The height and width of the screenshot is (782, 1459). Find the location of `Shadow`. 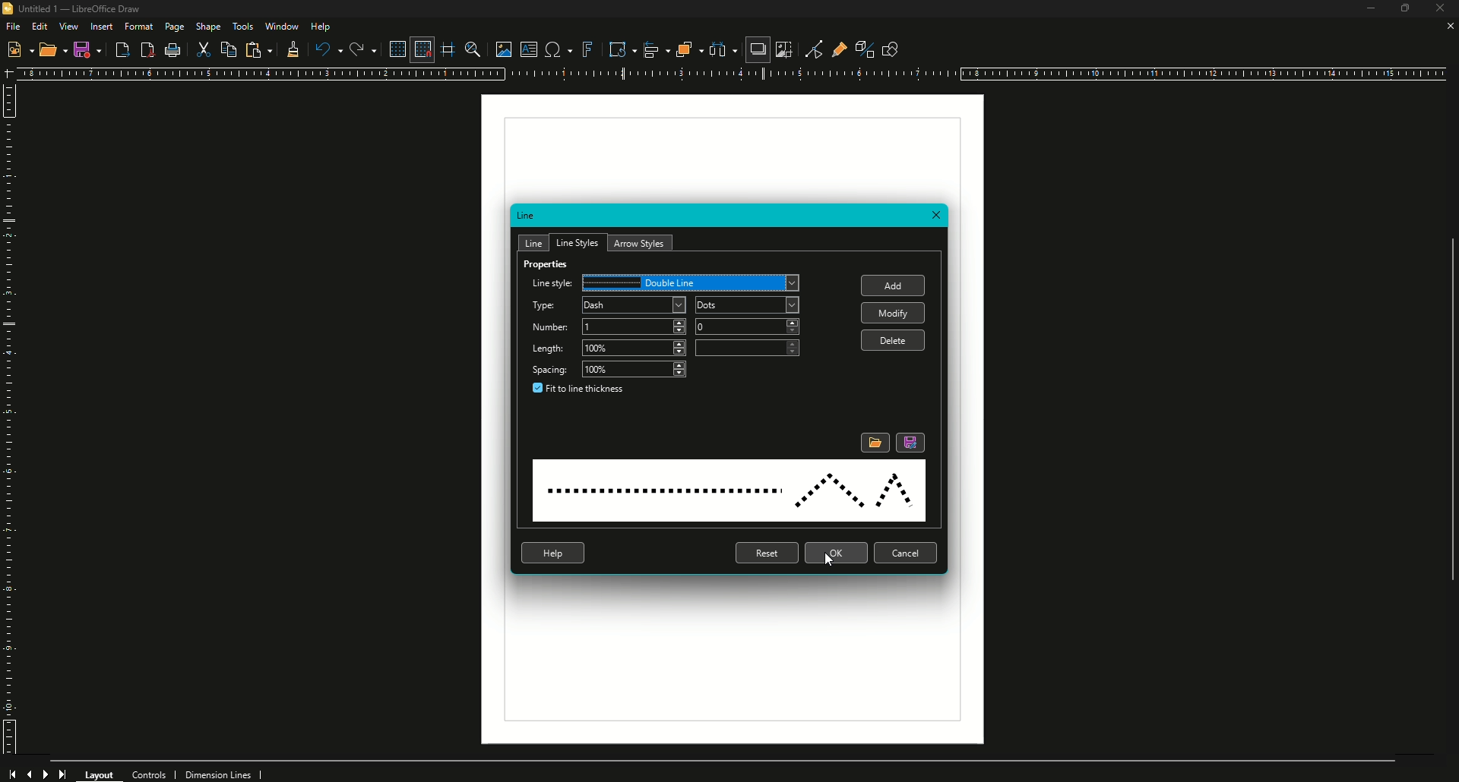

Shadow is located at coordinates (756, 51).